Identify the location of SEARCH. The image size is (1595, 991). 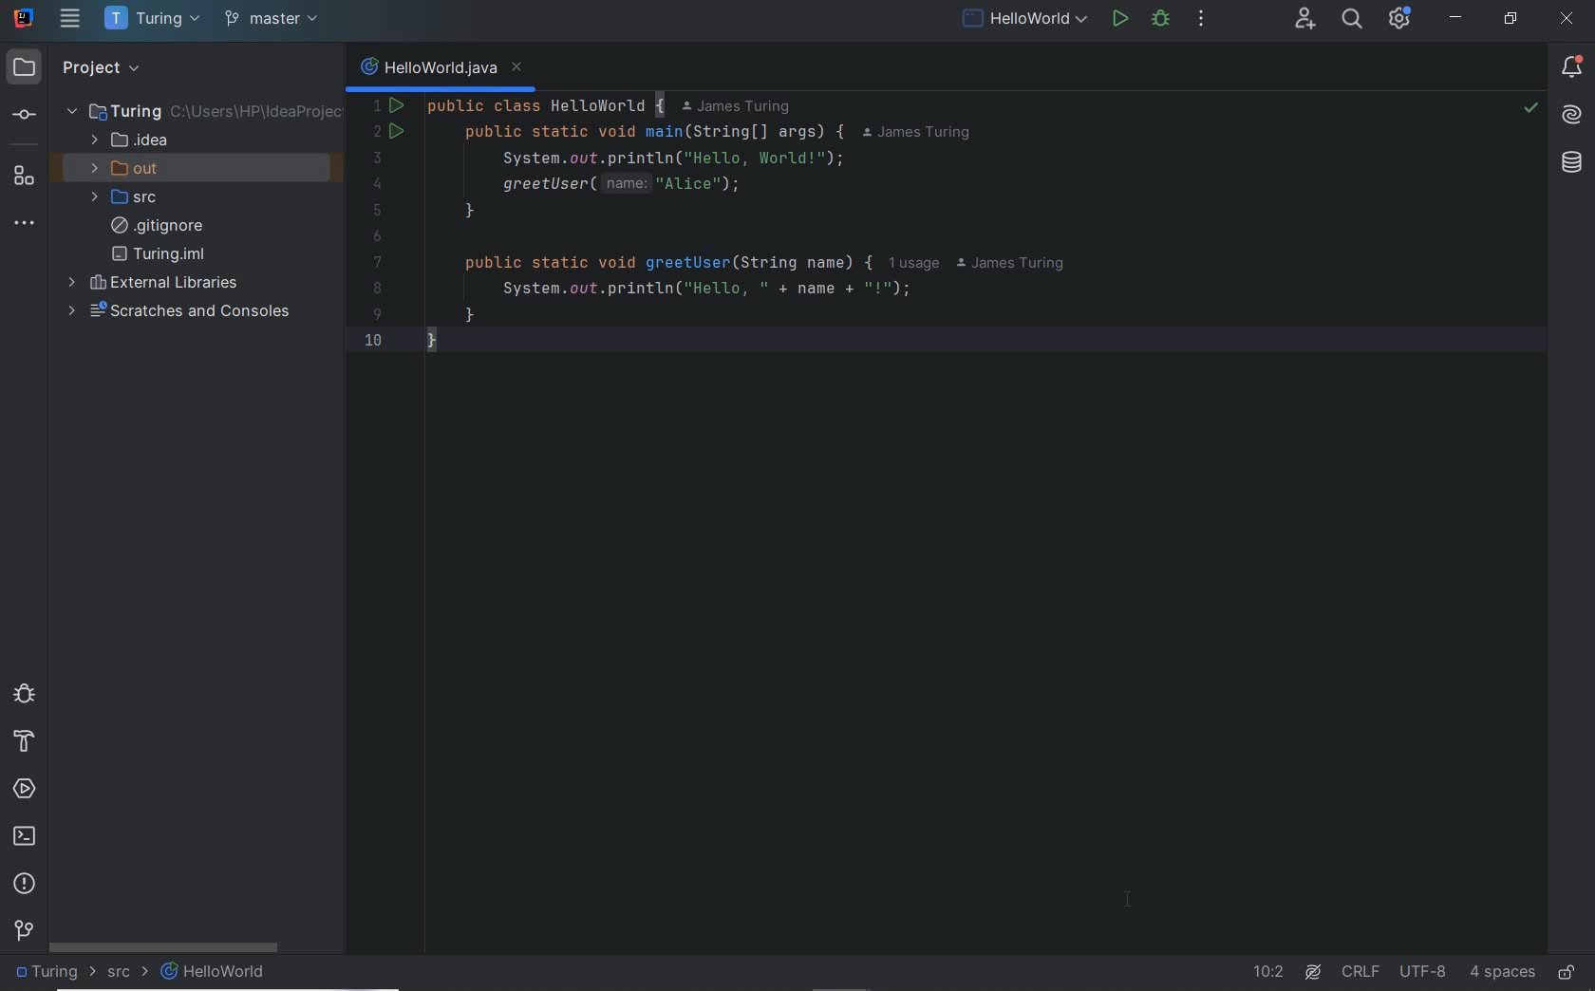
(1350, 18).